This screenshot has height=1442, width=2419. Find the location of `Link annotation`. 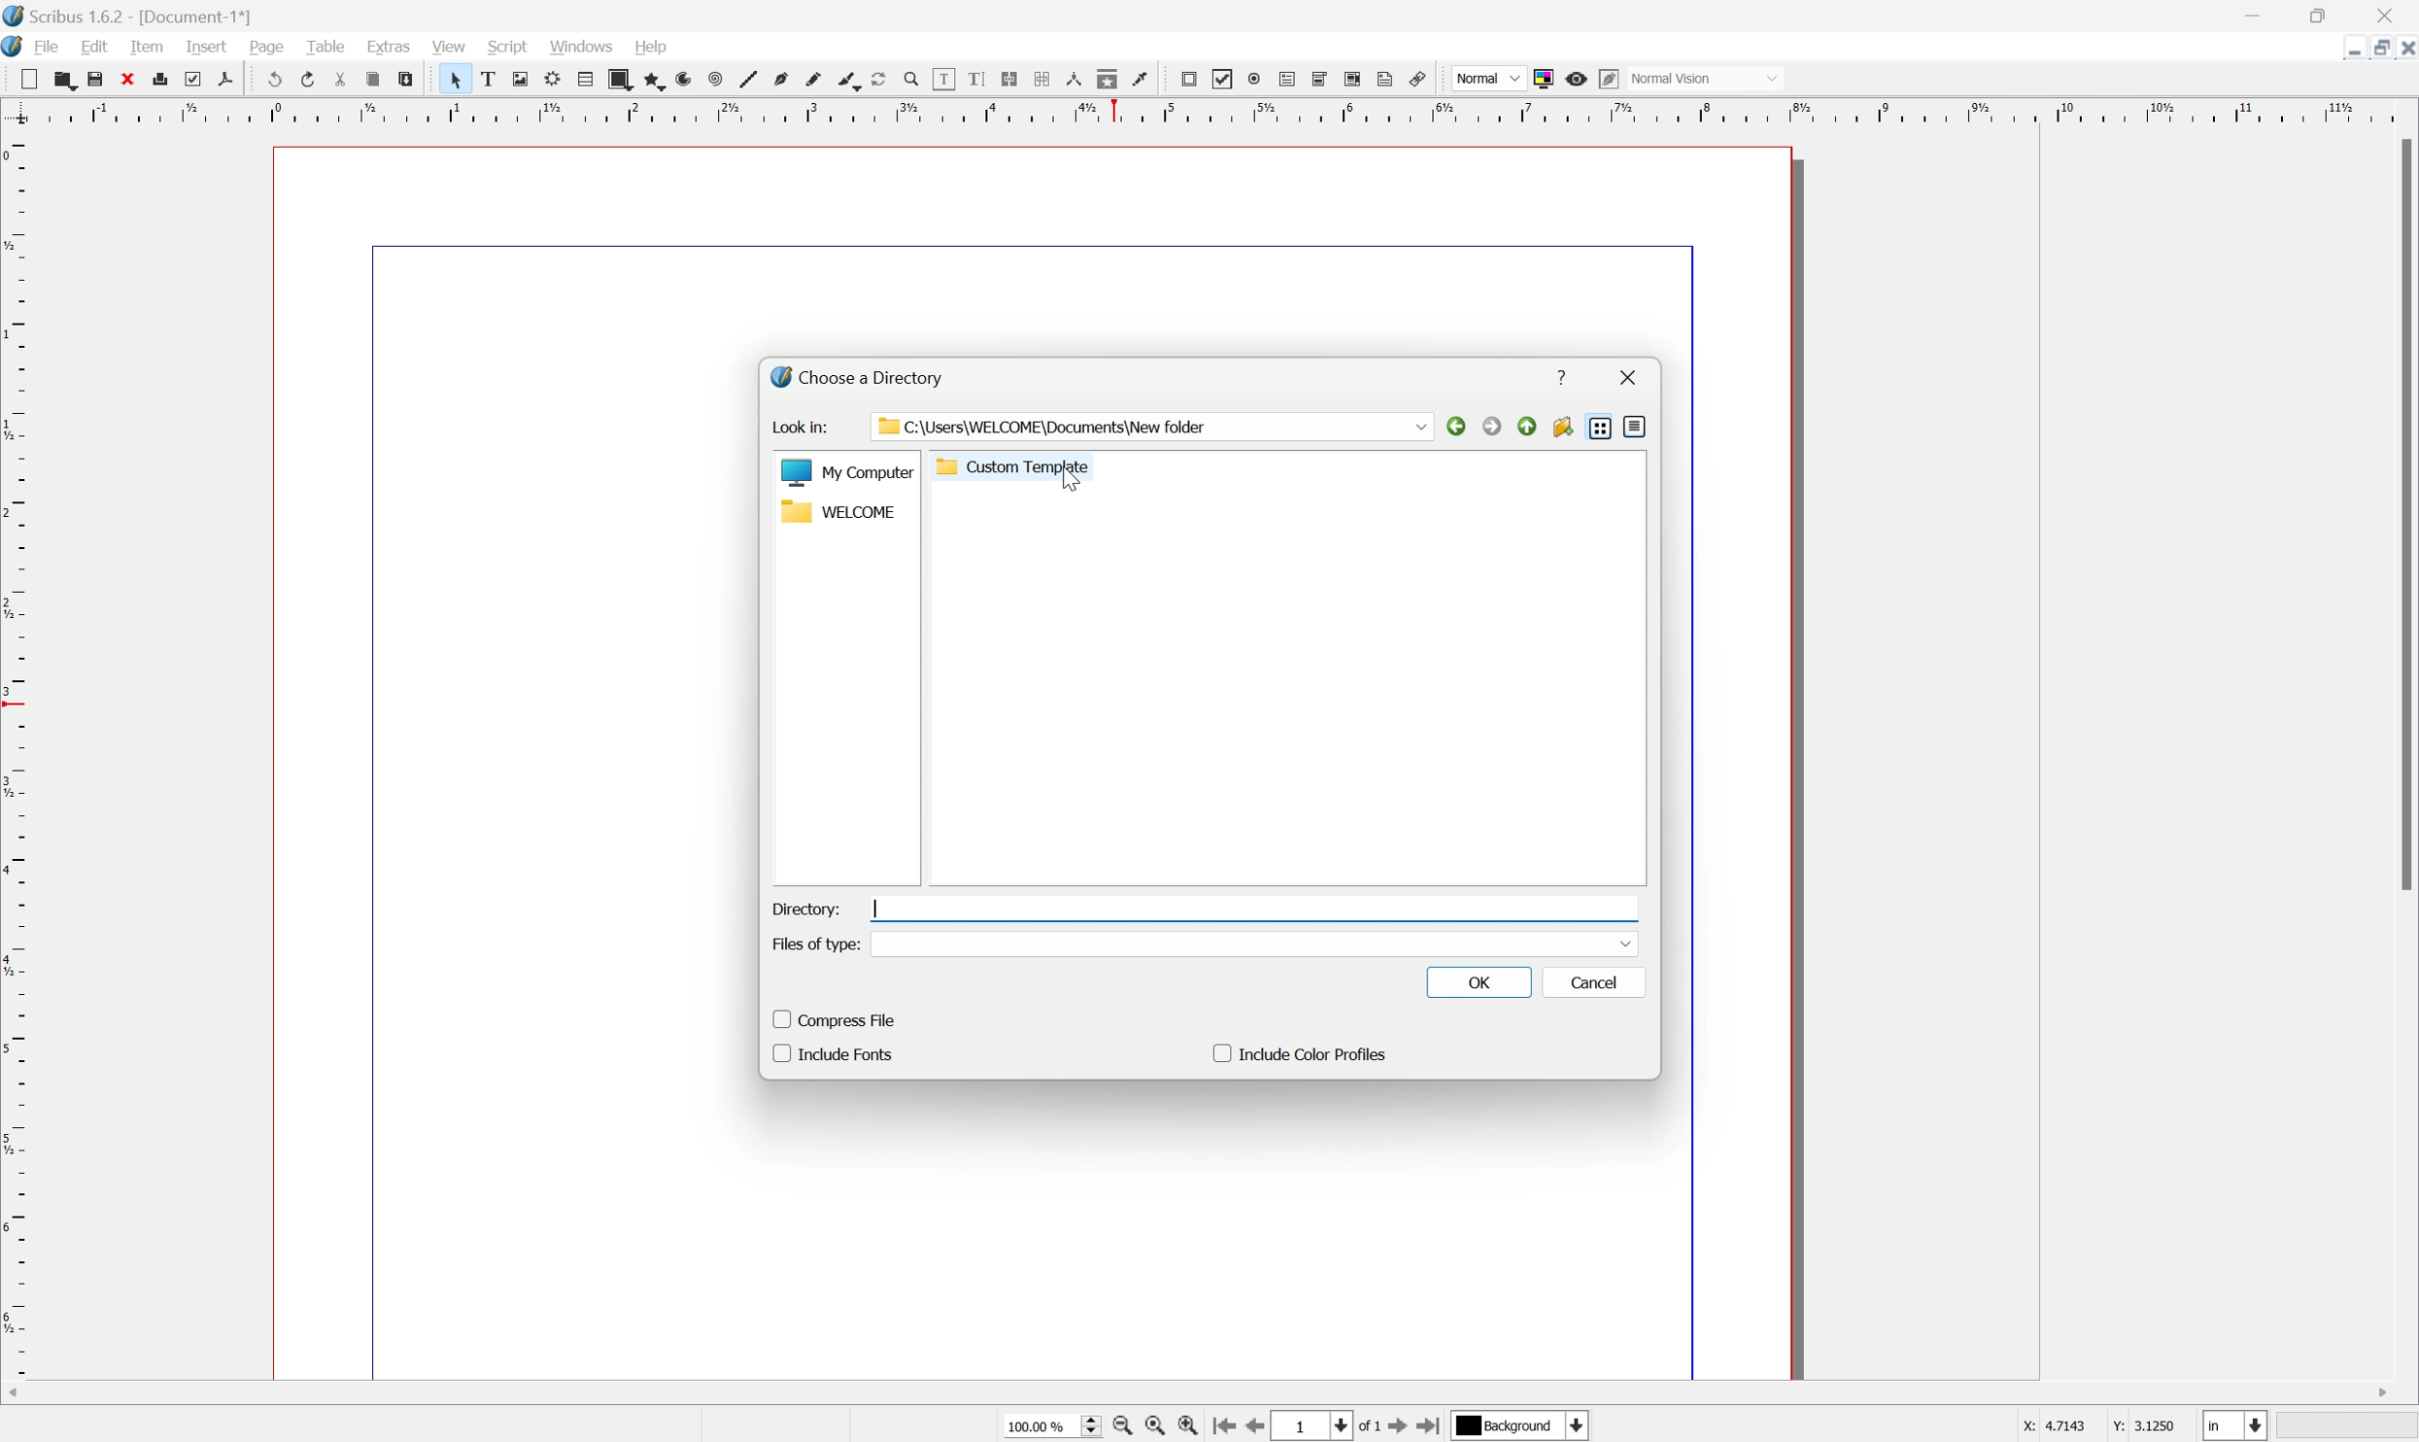

Link annotation is located at coordinates (1421, 79).